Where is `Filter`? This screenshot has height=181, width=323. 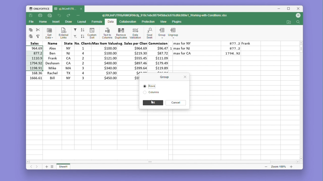
Filter is located at coordinates (75, 30).